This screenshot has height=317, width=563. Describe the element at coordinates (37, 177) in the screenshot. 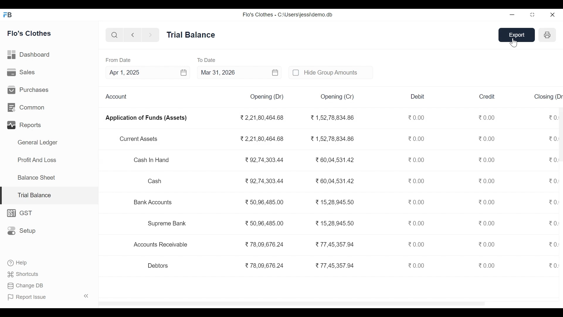

I see `Balance Sheet` at that location.